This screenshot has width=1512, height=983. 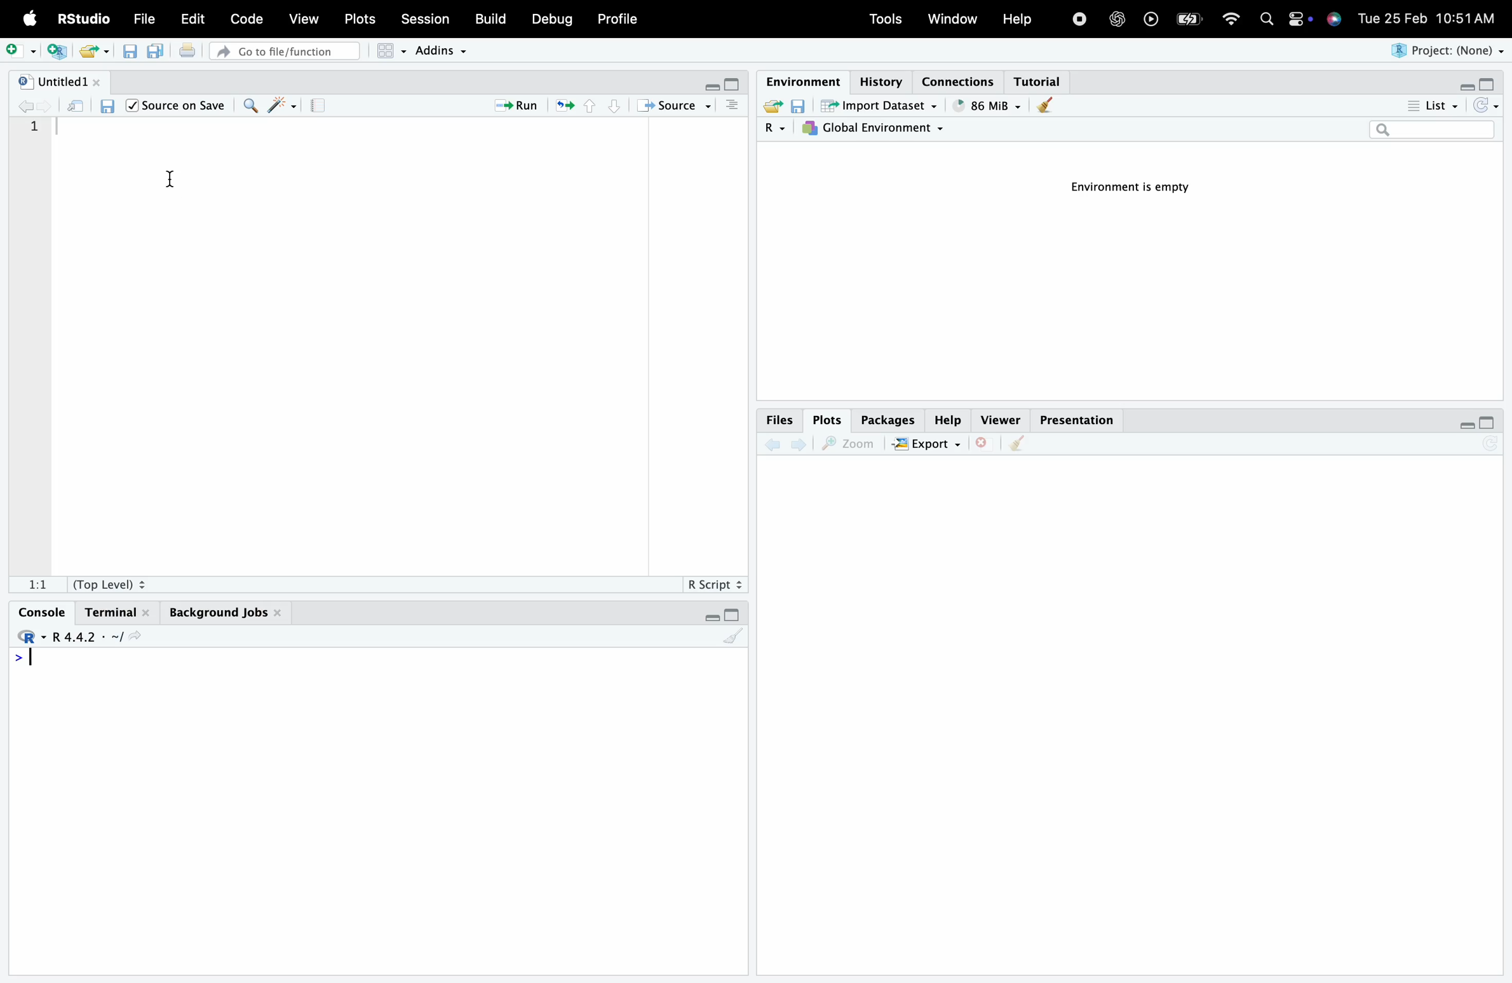 I want to click on save script, so click(x=132, y=57).